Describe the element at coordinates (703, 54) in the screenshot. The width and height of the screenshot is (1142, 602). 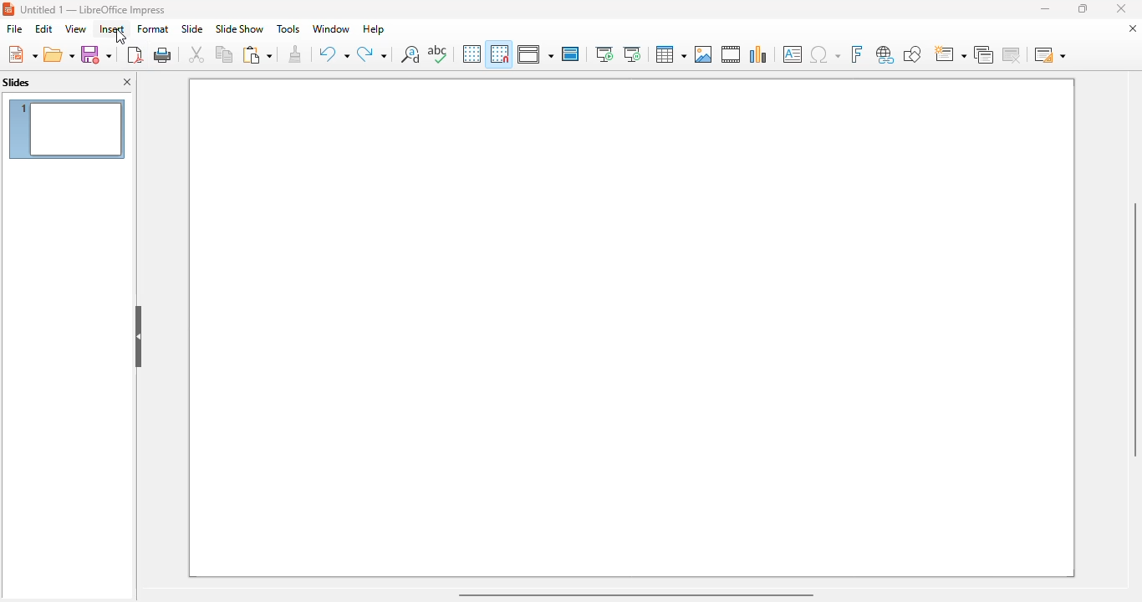
I see `insert image` at that location.